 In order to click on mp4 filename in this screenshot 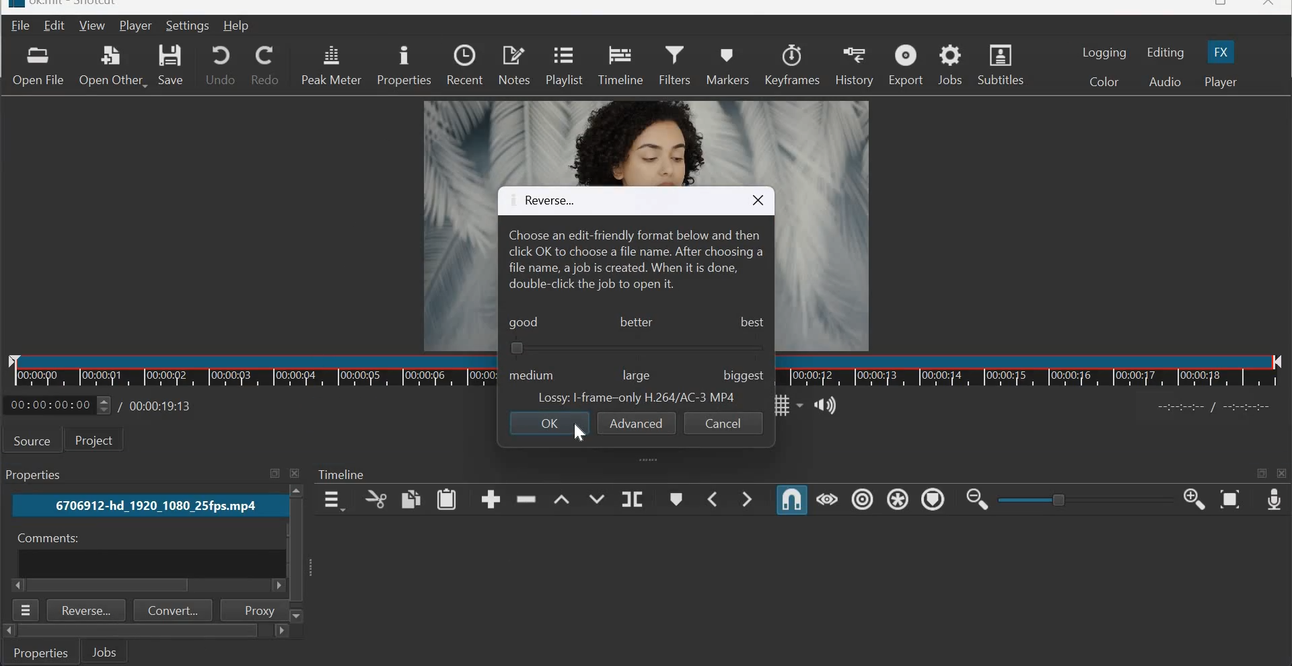, I will do `click(637, 399)`.